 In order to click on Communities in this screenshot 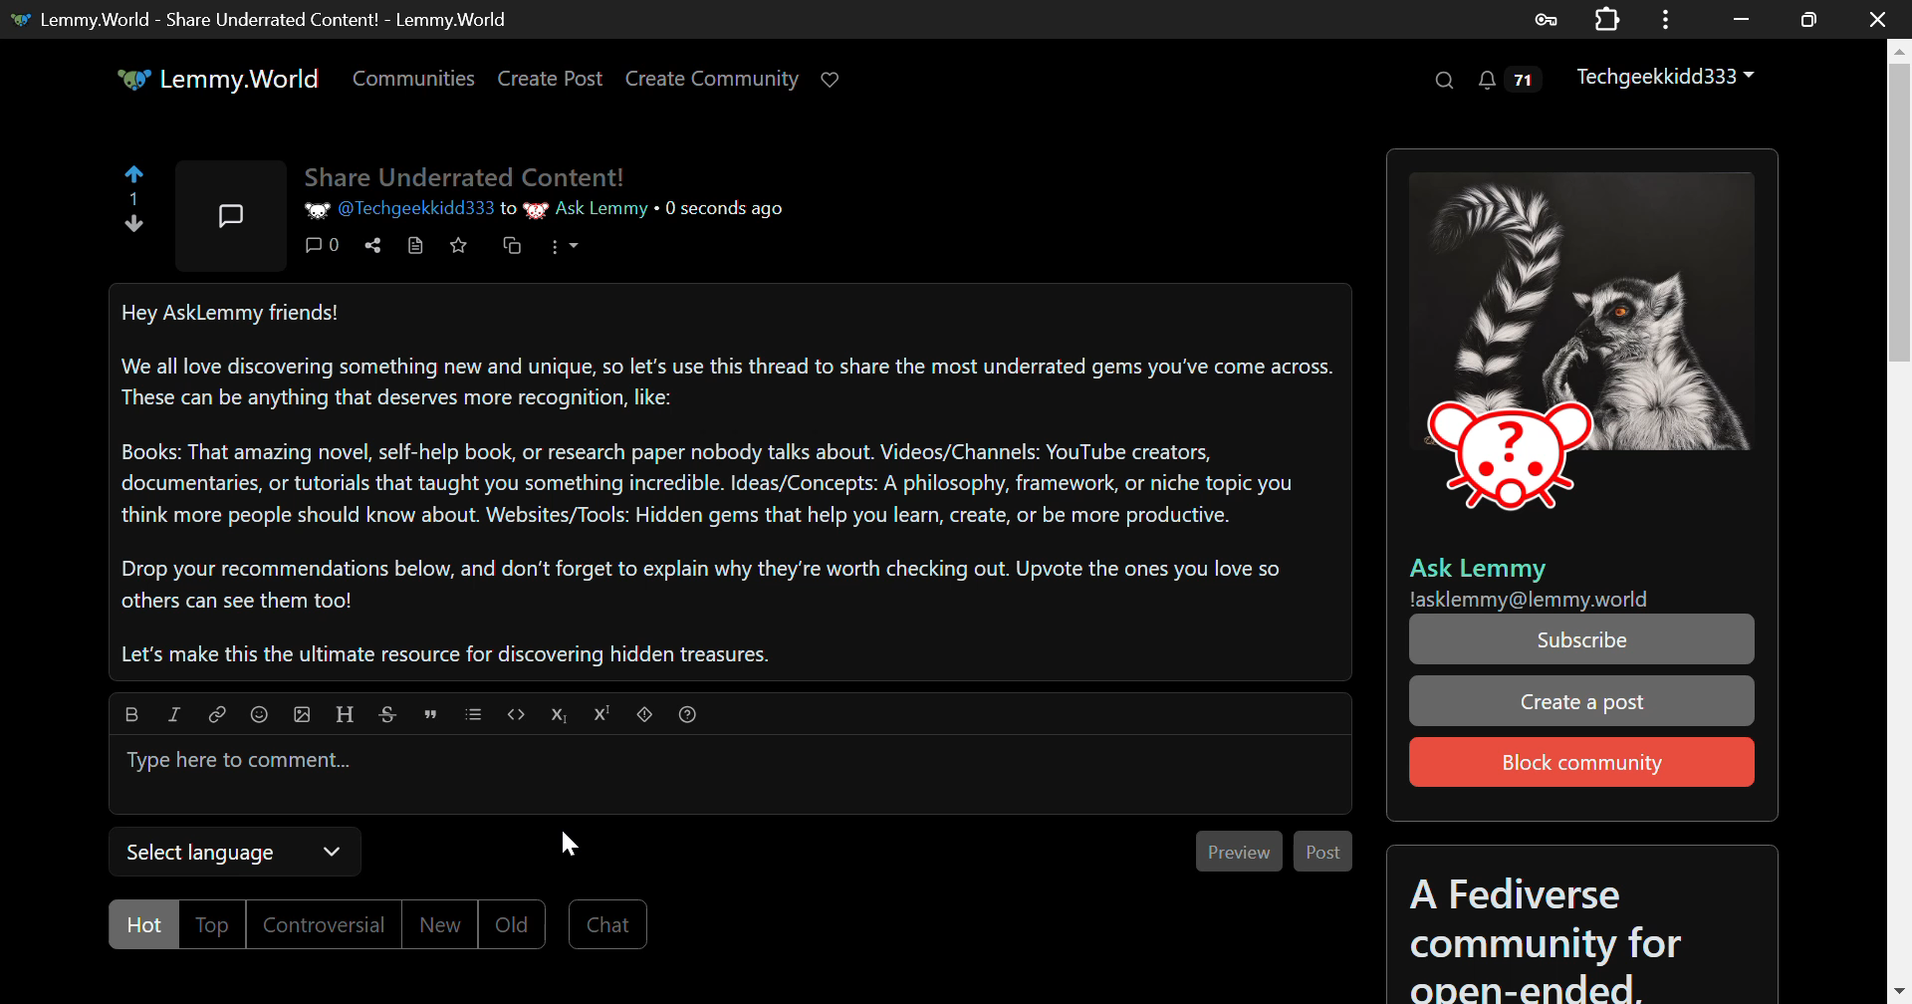, I will do `click(411, 79)`.